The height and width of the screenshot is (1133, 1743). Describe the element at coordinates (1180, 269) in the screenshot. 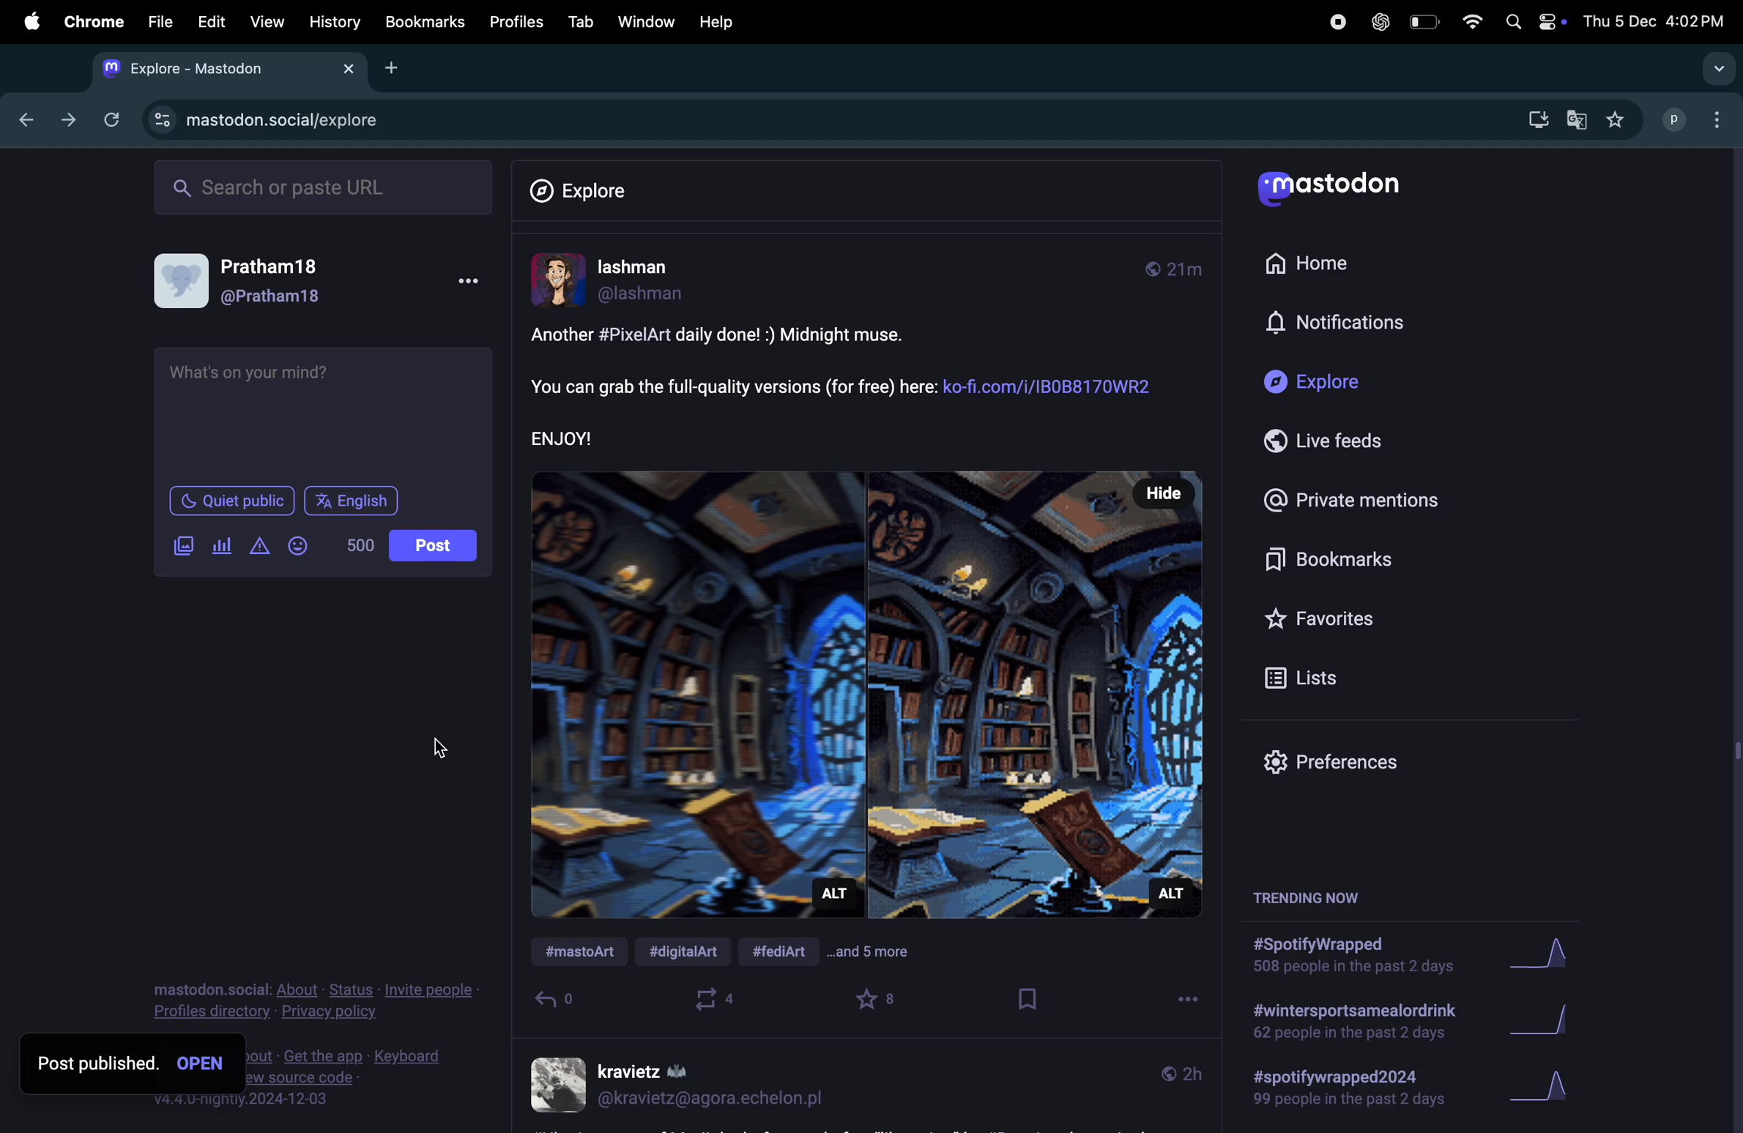

I see `time` at that location.